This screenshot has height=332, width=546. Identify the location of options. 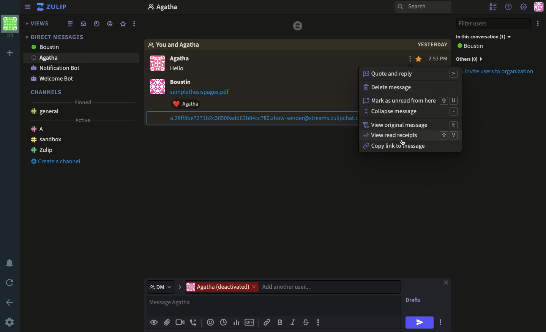
(135, 22).